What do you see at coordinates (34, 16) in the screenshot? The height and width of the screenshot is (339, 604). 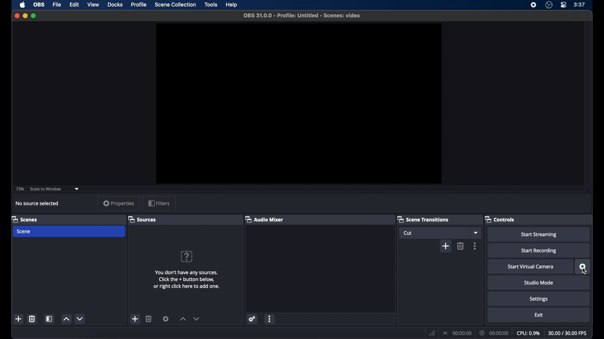 I see `maximize` at bounding box center [34, 16].